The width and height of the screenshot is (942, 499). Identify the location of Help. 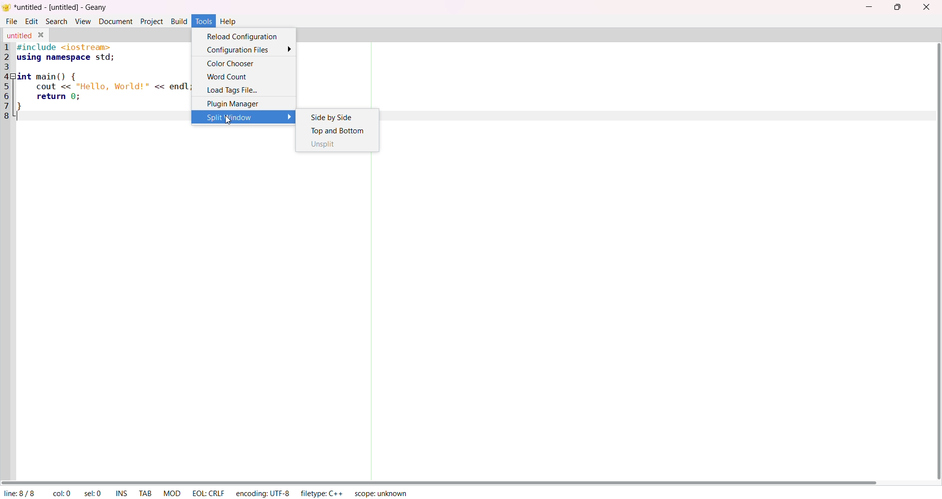
(230, 22).